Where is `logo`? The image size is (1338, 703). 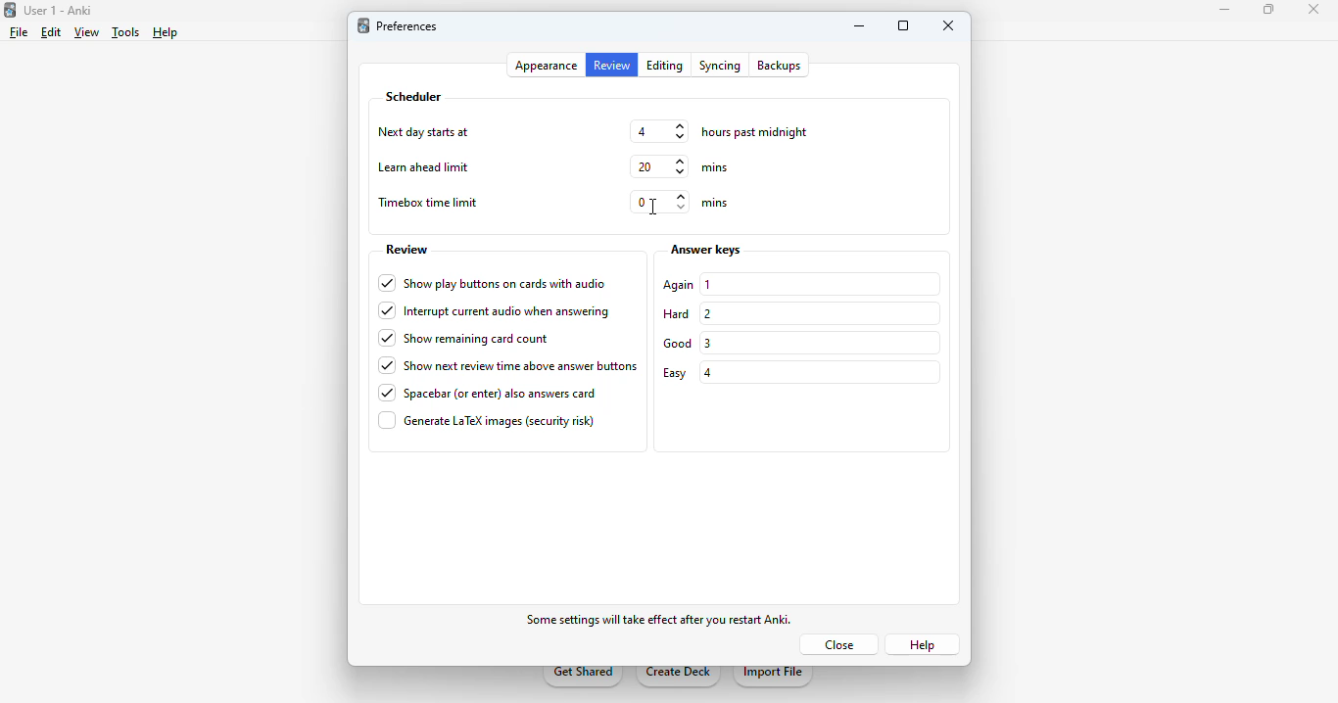
logo is located at coordinates (363, 25).